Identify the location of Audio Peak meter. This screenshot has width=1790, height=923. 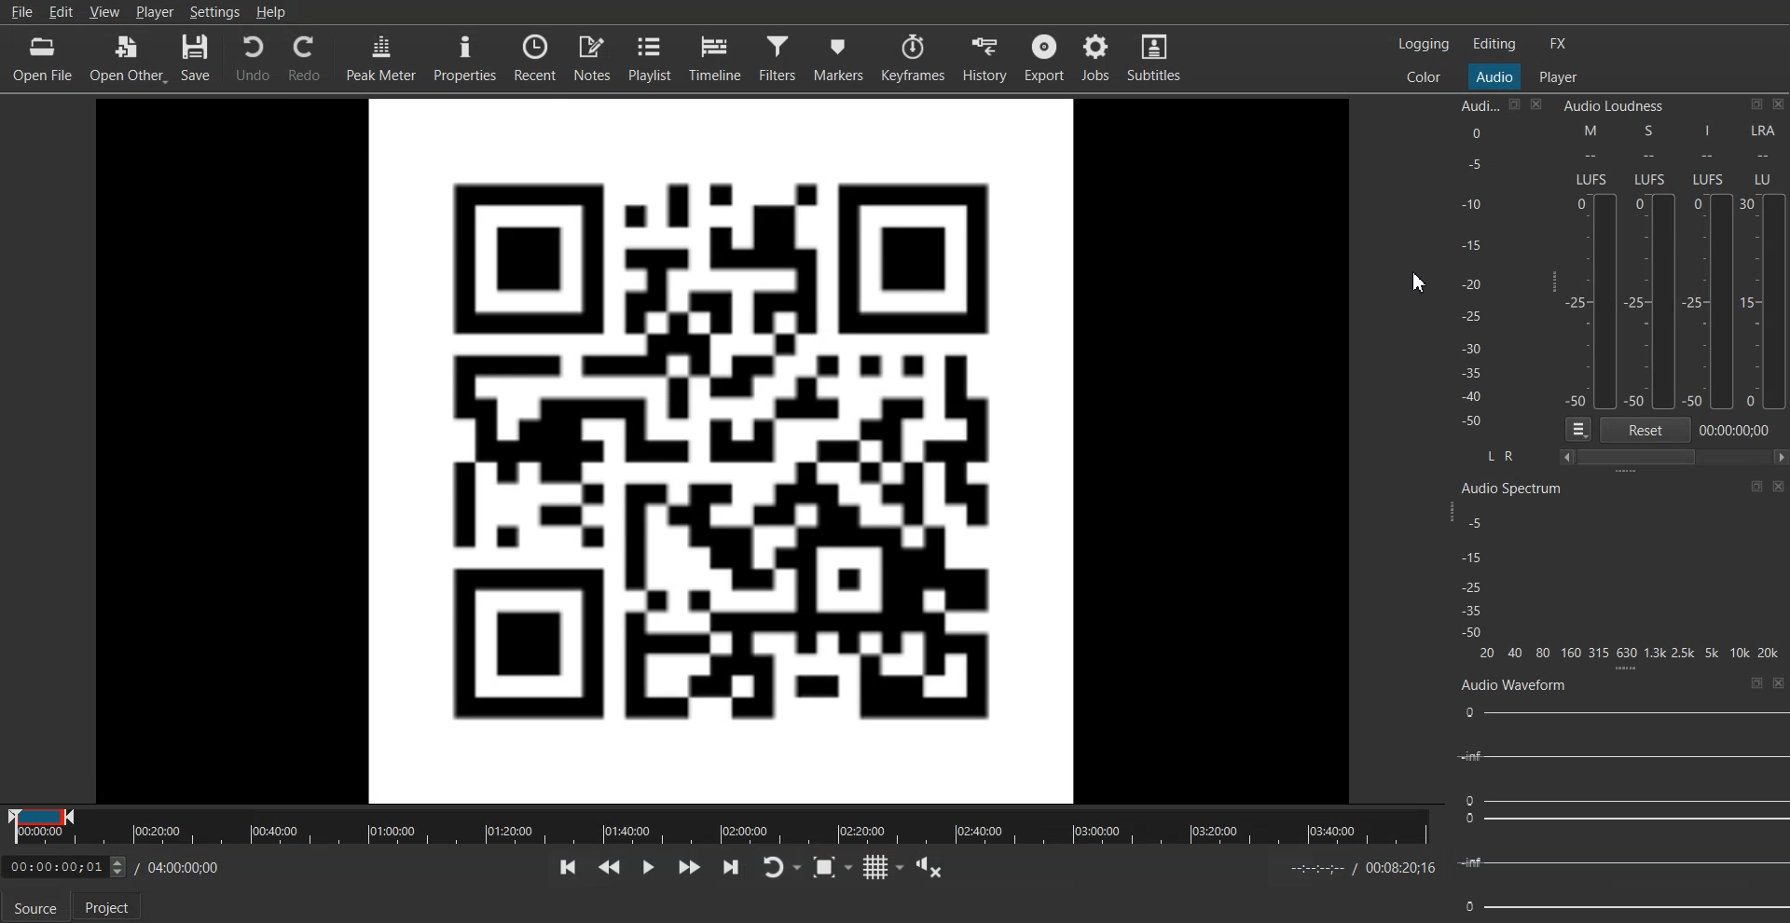
(1469, 269).